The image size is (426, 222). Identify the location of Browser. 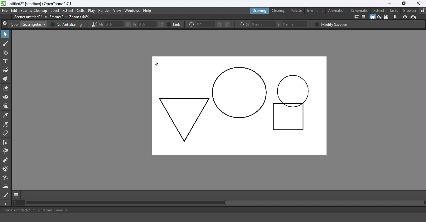
(409, 10).